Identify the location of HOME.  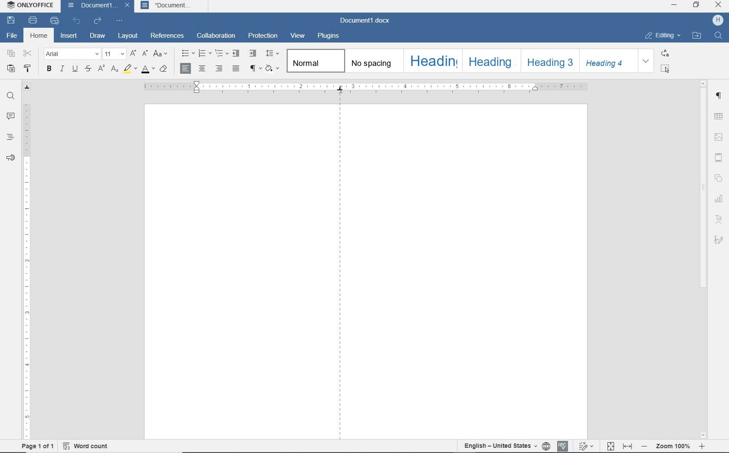
(40, 36).